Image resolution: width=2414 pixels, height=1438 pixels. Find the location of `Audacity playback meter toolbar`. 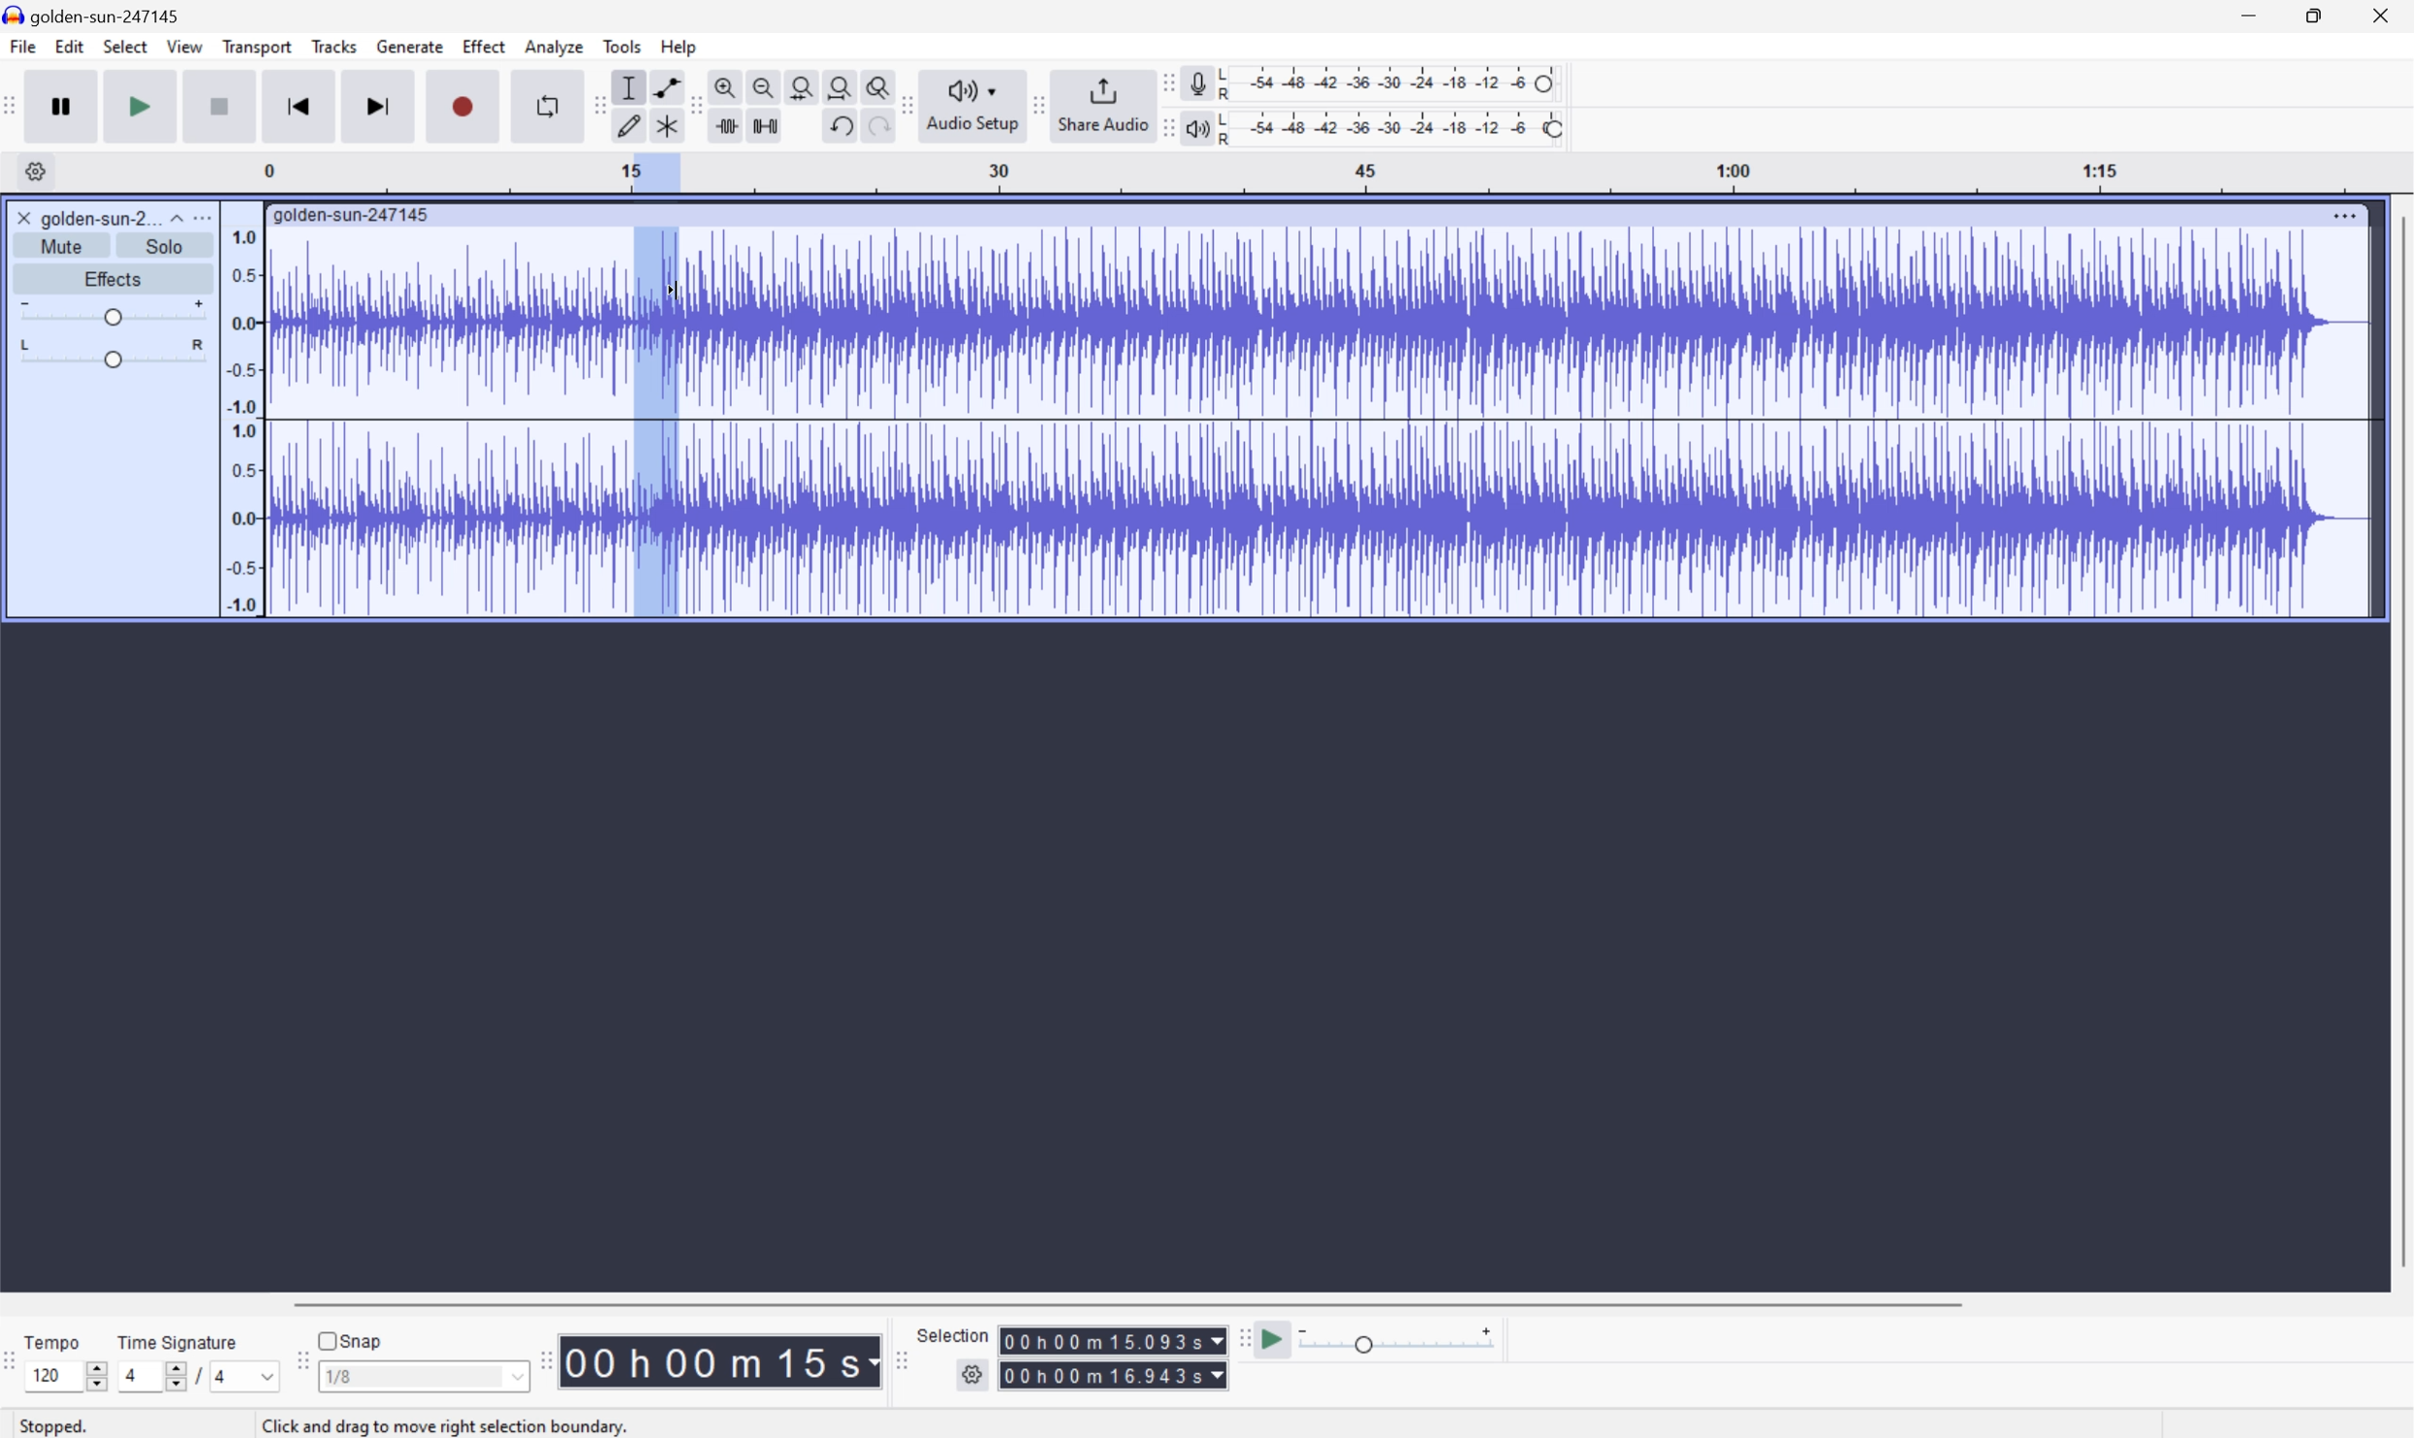

Audacity playback meter toolbar is located at coordinates (1160, 131).